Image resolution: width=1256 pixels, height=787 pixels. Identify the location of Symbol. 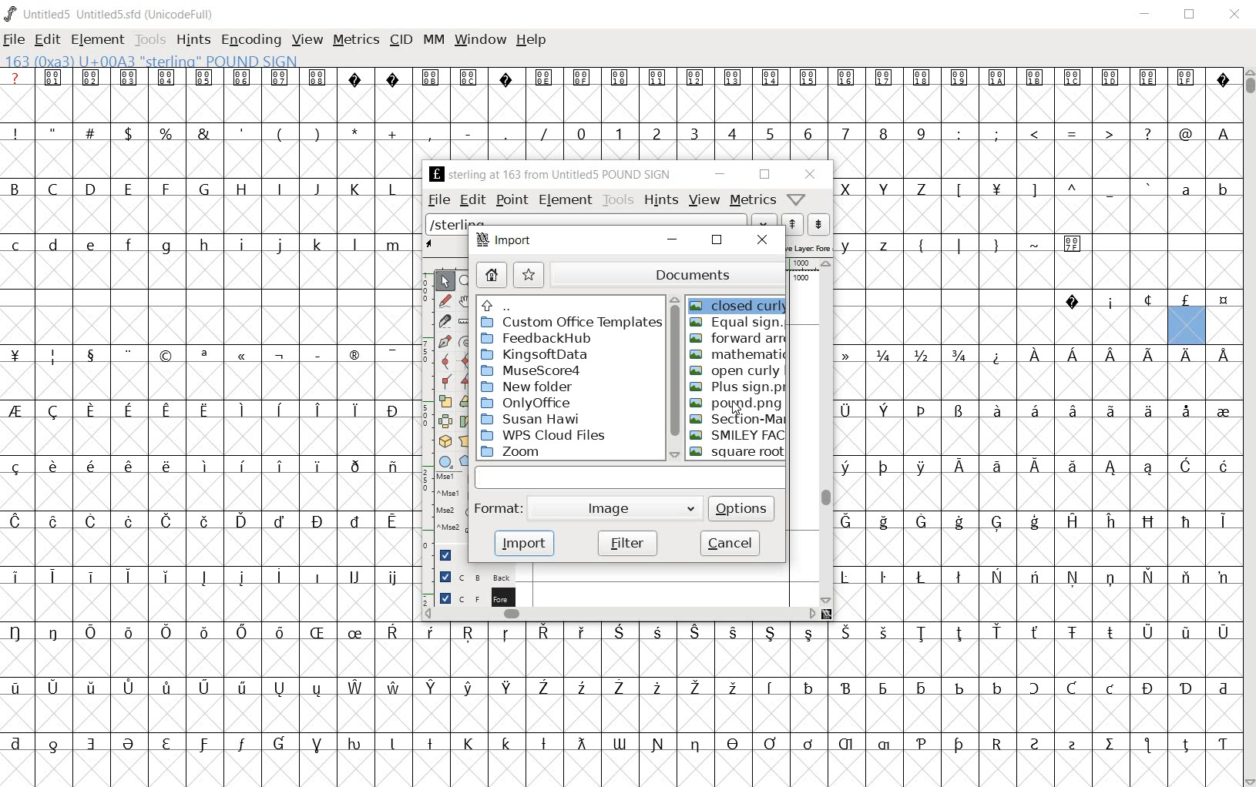
(734, 688).